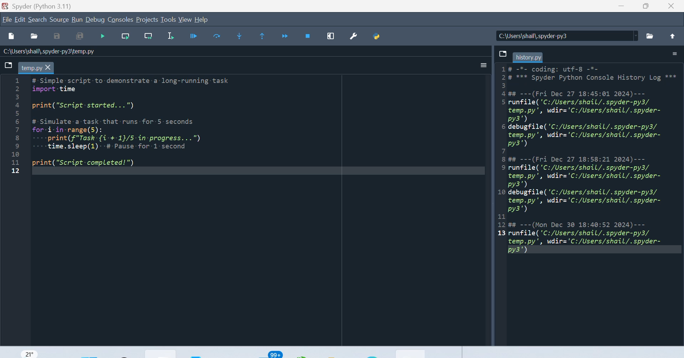  I want to click on Run current line, so click(125, 37).